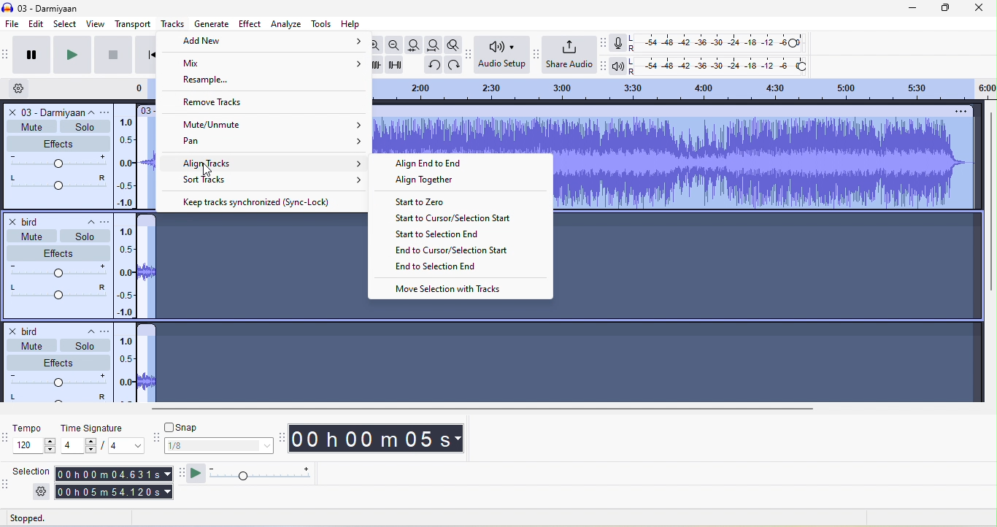  I want to click on selection, so click(34, 472).